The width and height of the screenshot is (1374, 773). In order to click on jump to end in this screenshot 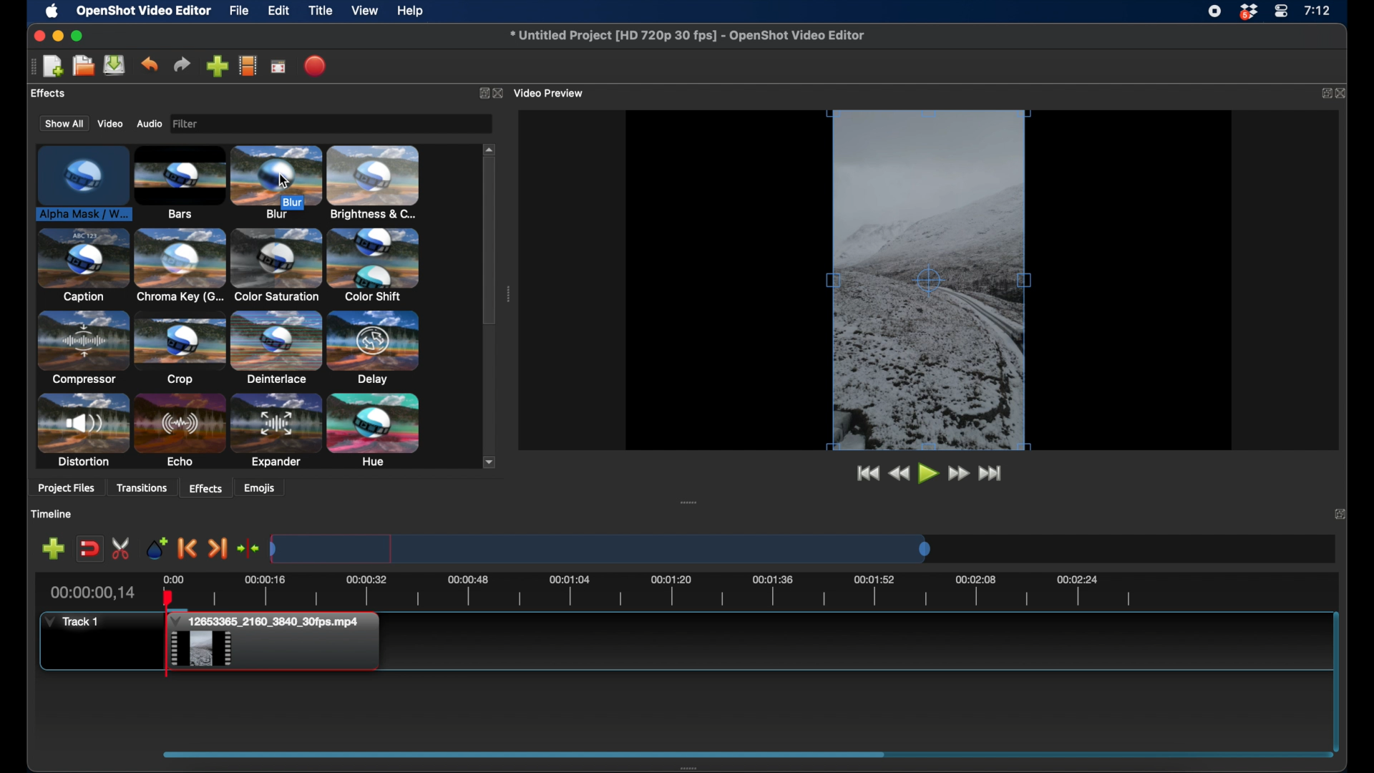, I will do `click(993, 474)`.